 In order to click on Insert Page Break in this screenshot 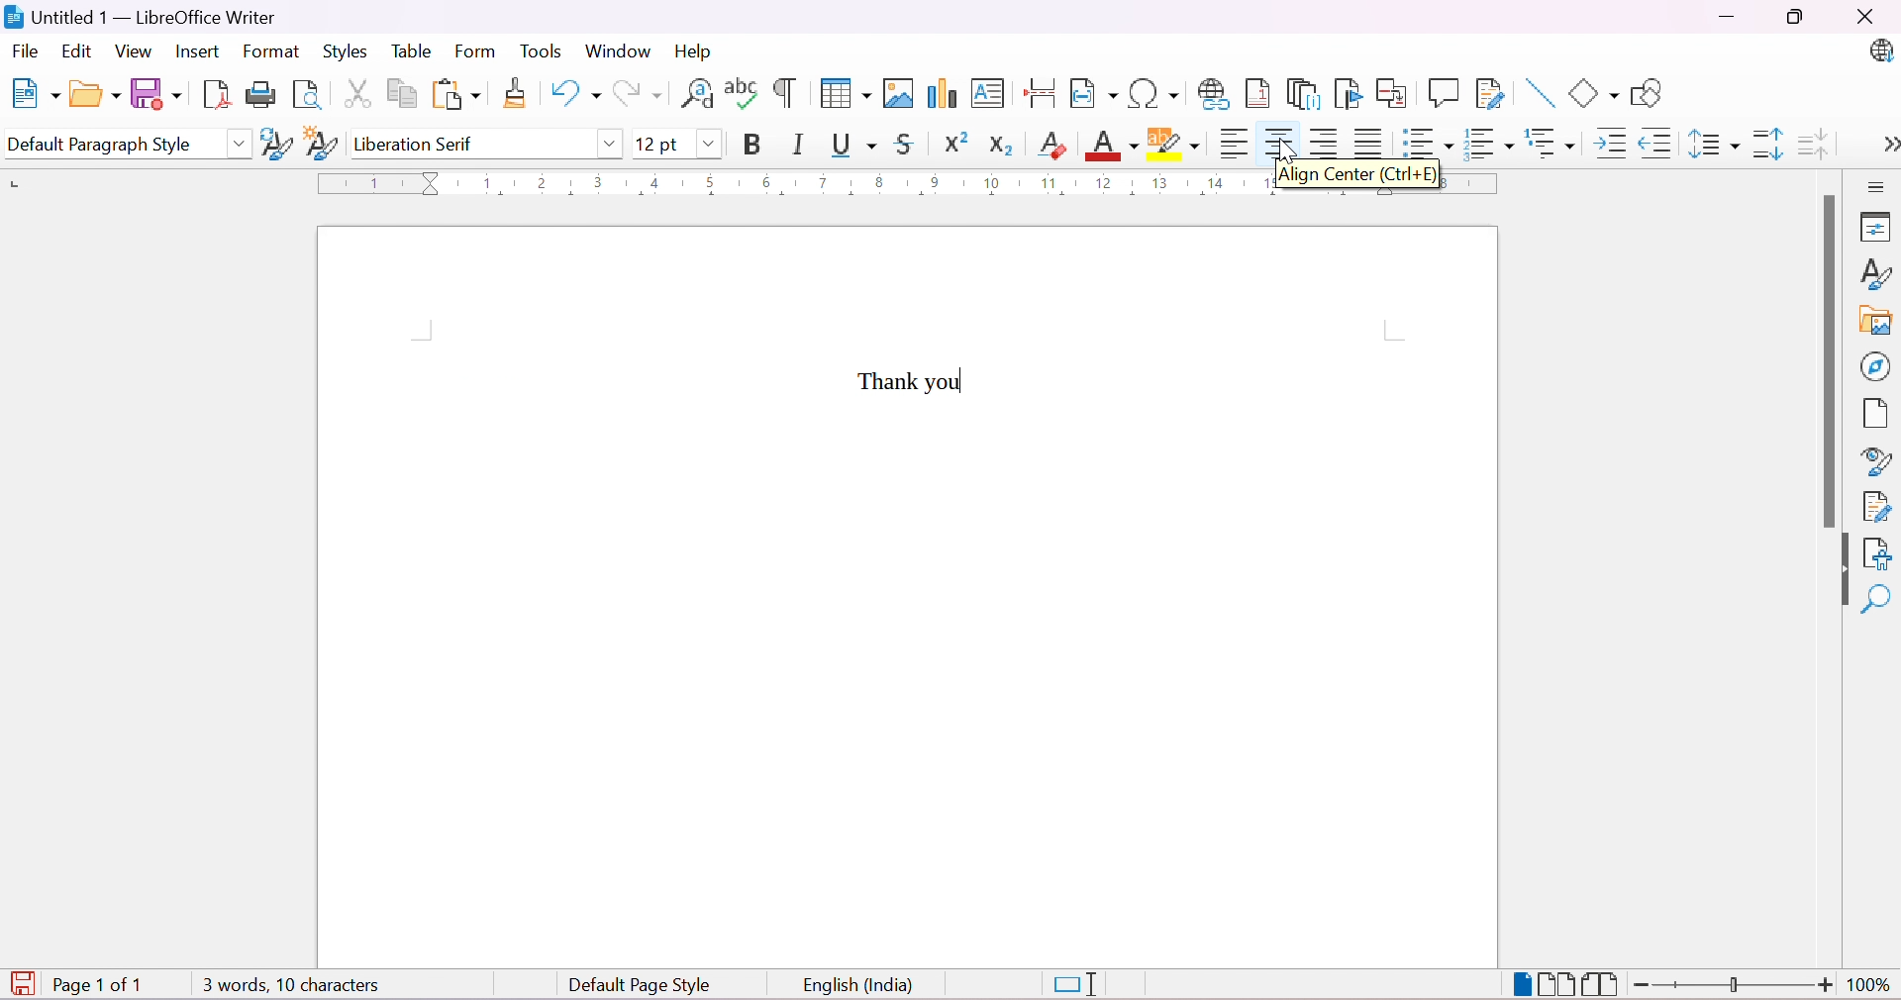, I will do `click(1042, 96)`.